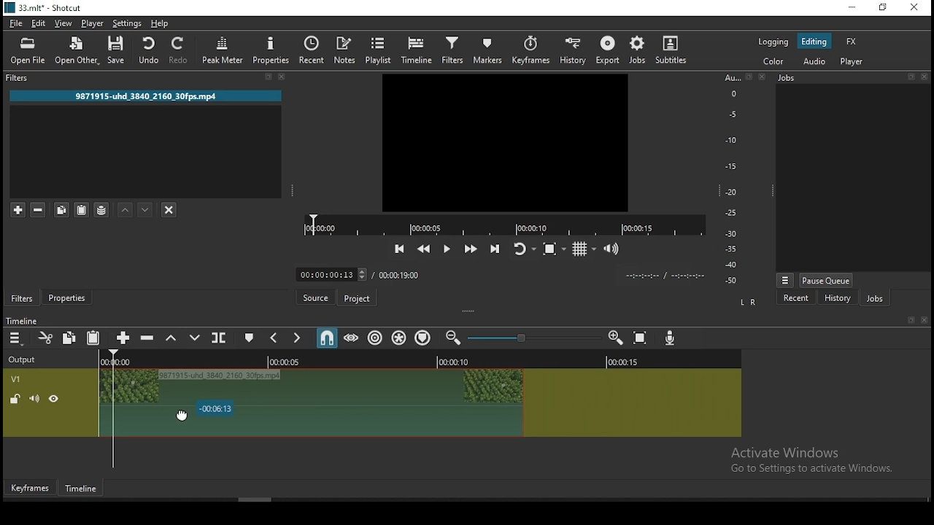 The height and width of the screenshot is (525, 934). Describe the element at coordinates (16, 338) in the screenshot. I see `menu` at that location.